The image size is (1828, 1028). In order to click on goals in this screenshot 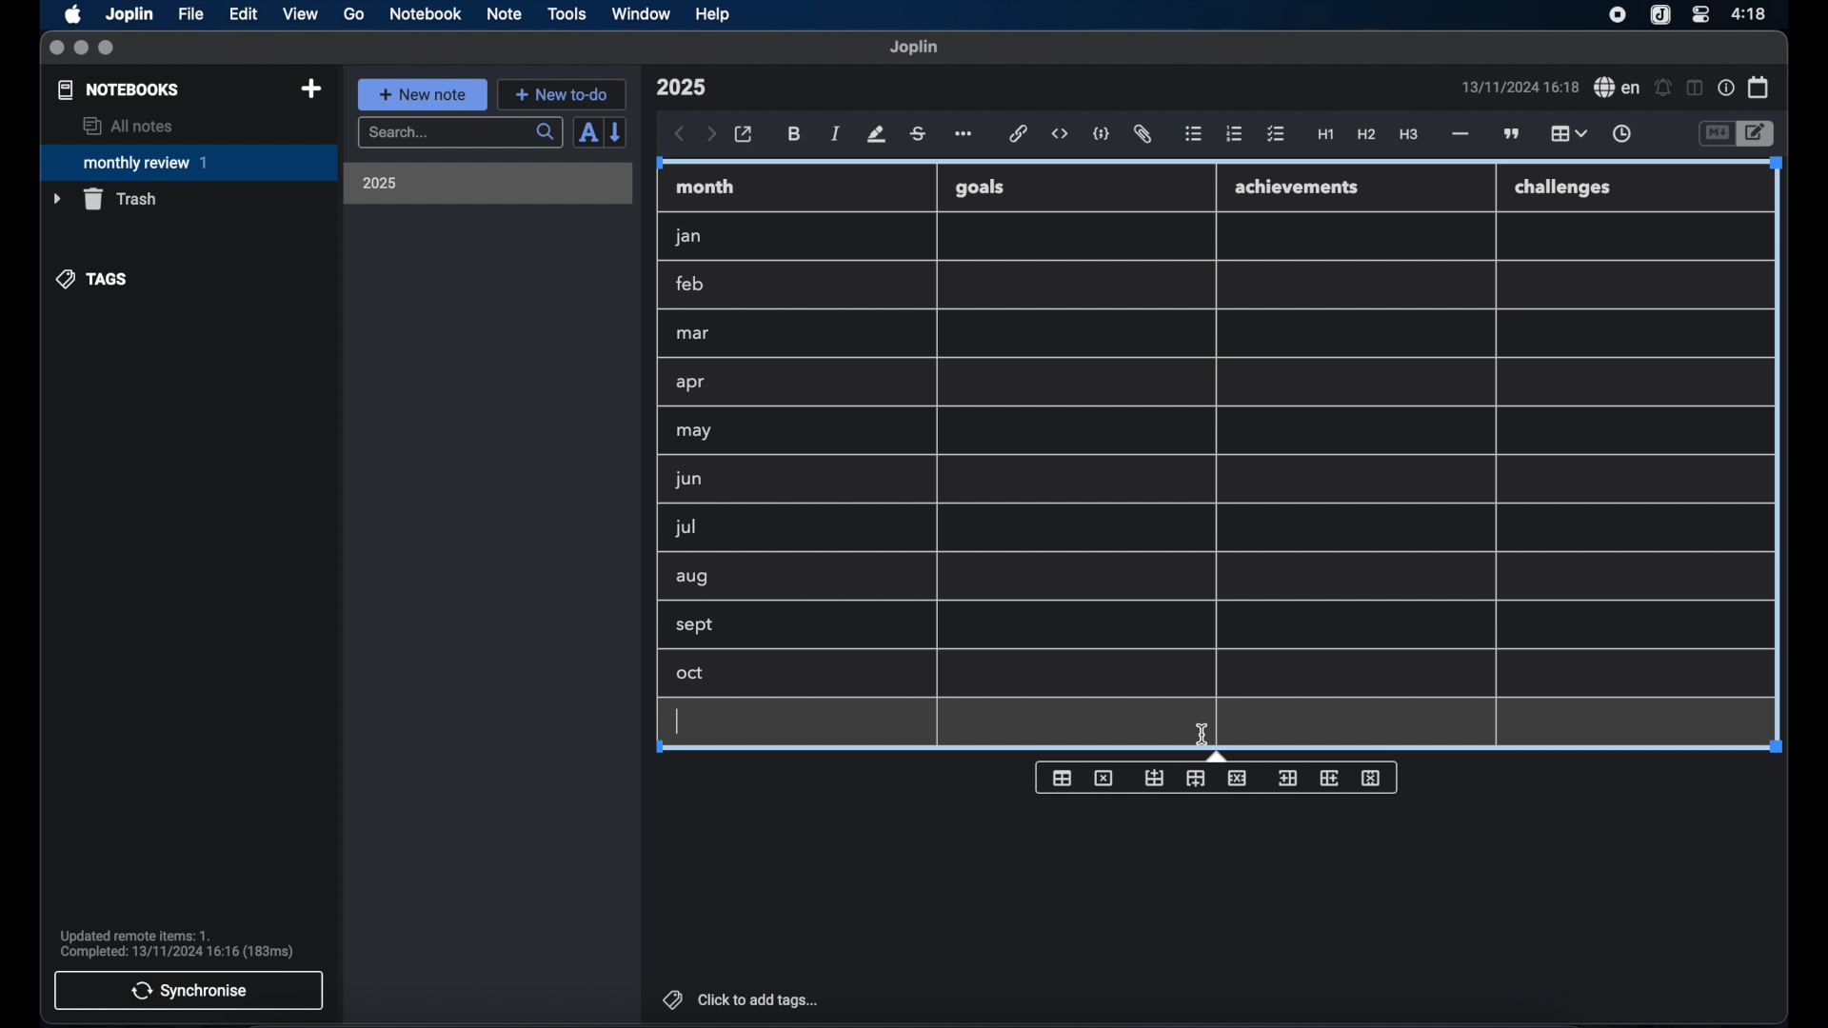, I will do `click(980, 187)`.